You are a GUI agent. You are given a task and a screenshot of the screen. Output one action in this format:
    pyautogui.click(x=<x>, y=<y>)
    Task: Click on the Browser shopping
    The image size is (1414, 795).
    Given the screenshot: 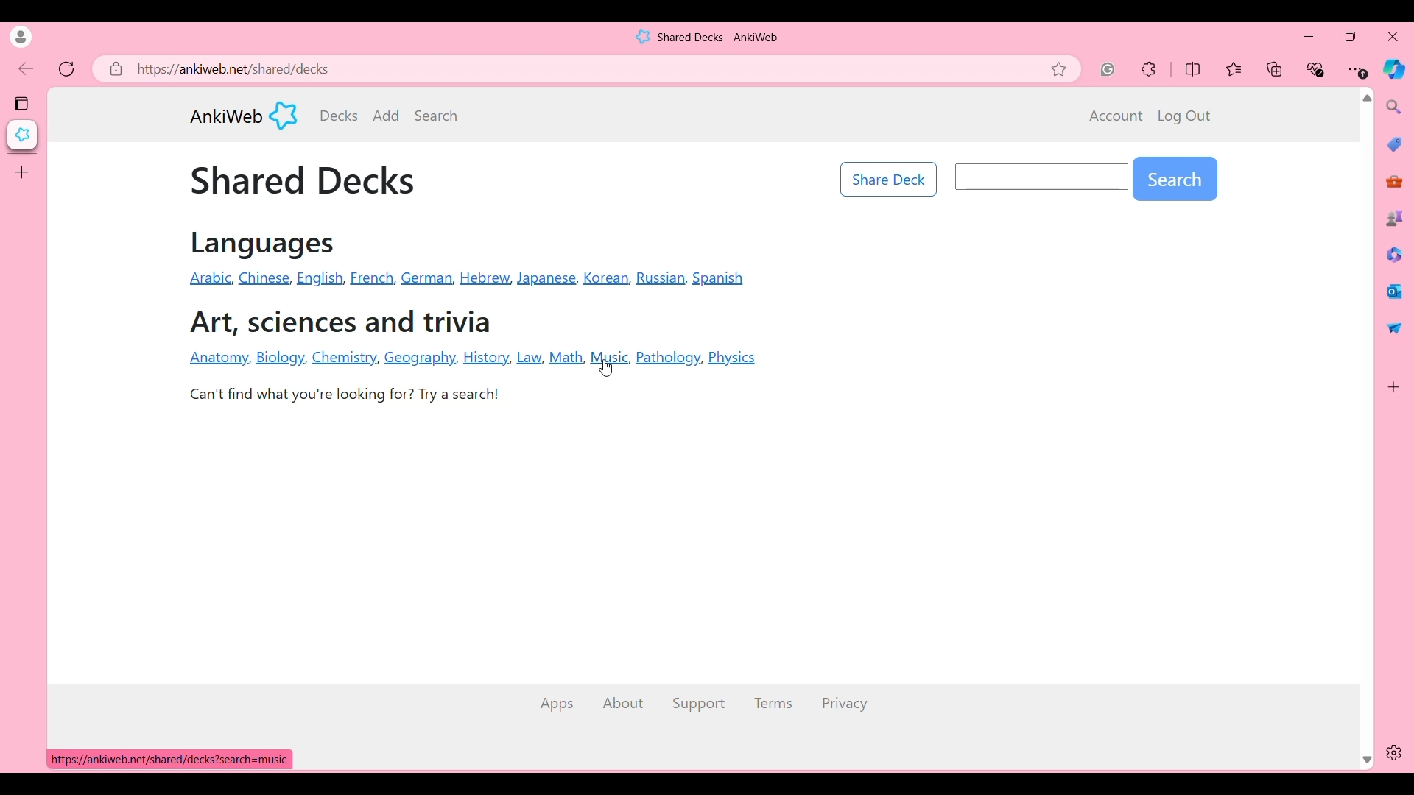 What is the action you would take?
    pyautogui.click(x=1394, y=144)
    